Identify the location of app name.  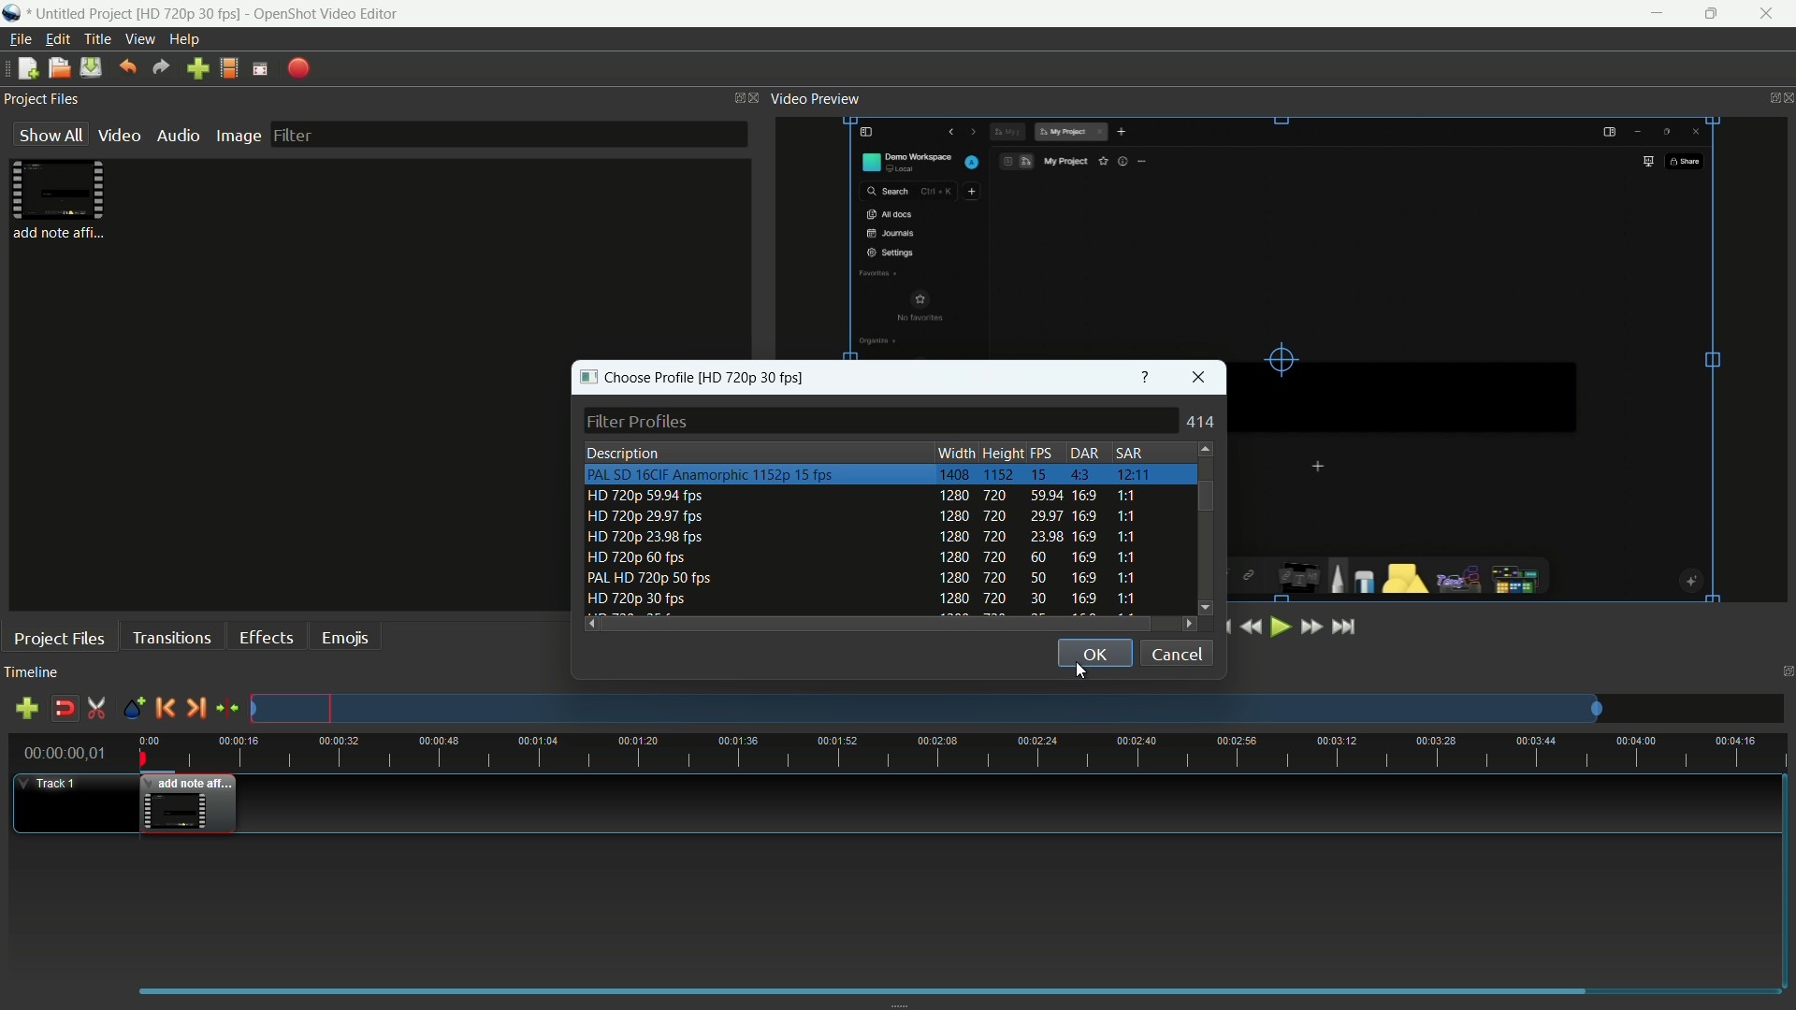
(326, 14).